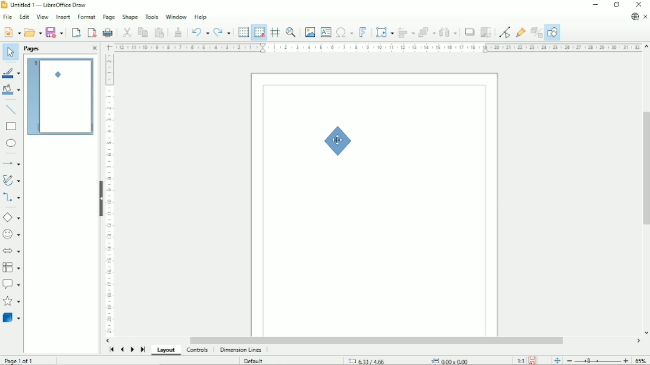  I want to click on Scaling factor, so click(520, 360).